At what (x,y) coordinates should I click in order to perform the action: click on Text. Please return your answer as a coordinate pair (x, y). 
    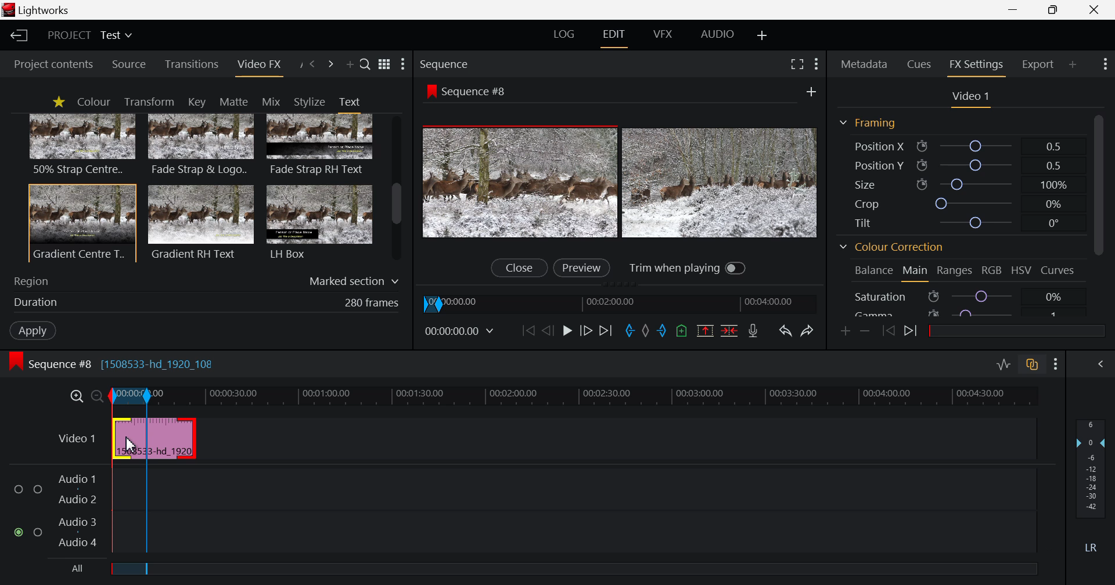
    Looking at the image, I should click on (349, 102).